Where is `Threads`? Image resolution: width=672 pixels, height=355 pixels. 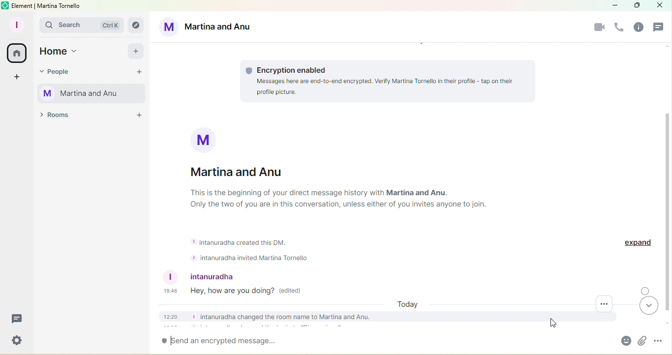
Threads is located at coordinates (17, 319).